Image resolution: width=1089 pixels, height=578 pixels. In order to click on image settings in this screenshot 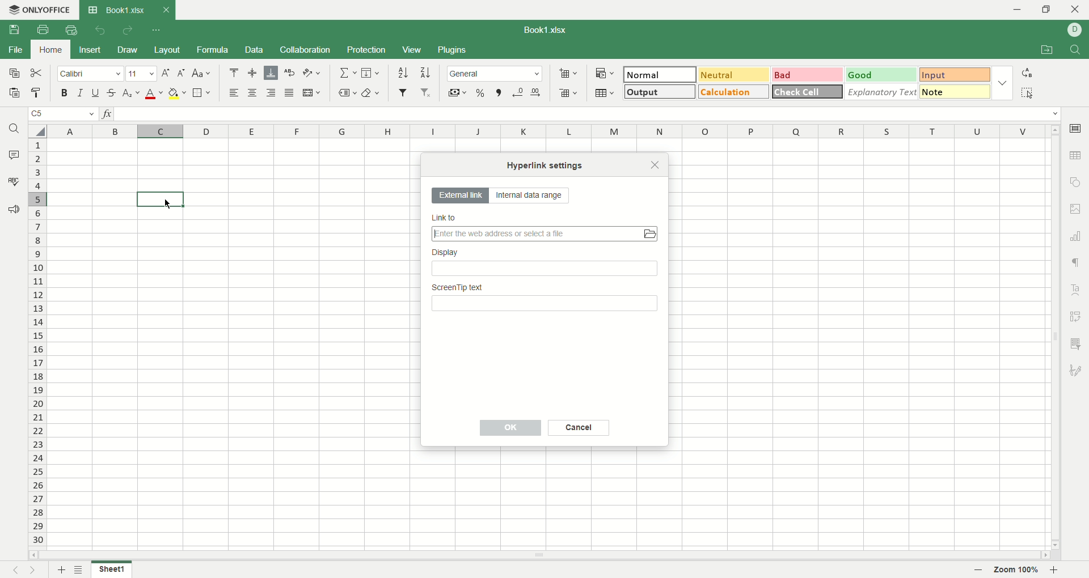, I will do `click(1076, 209)`.